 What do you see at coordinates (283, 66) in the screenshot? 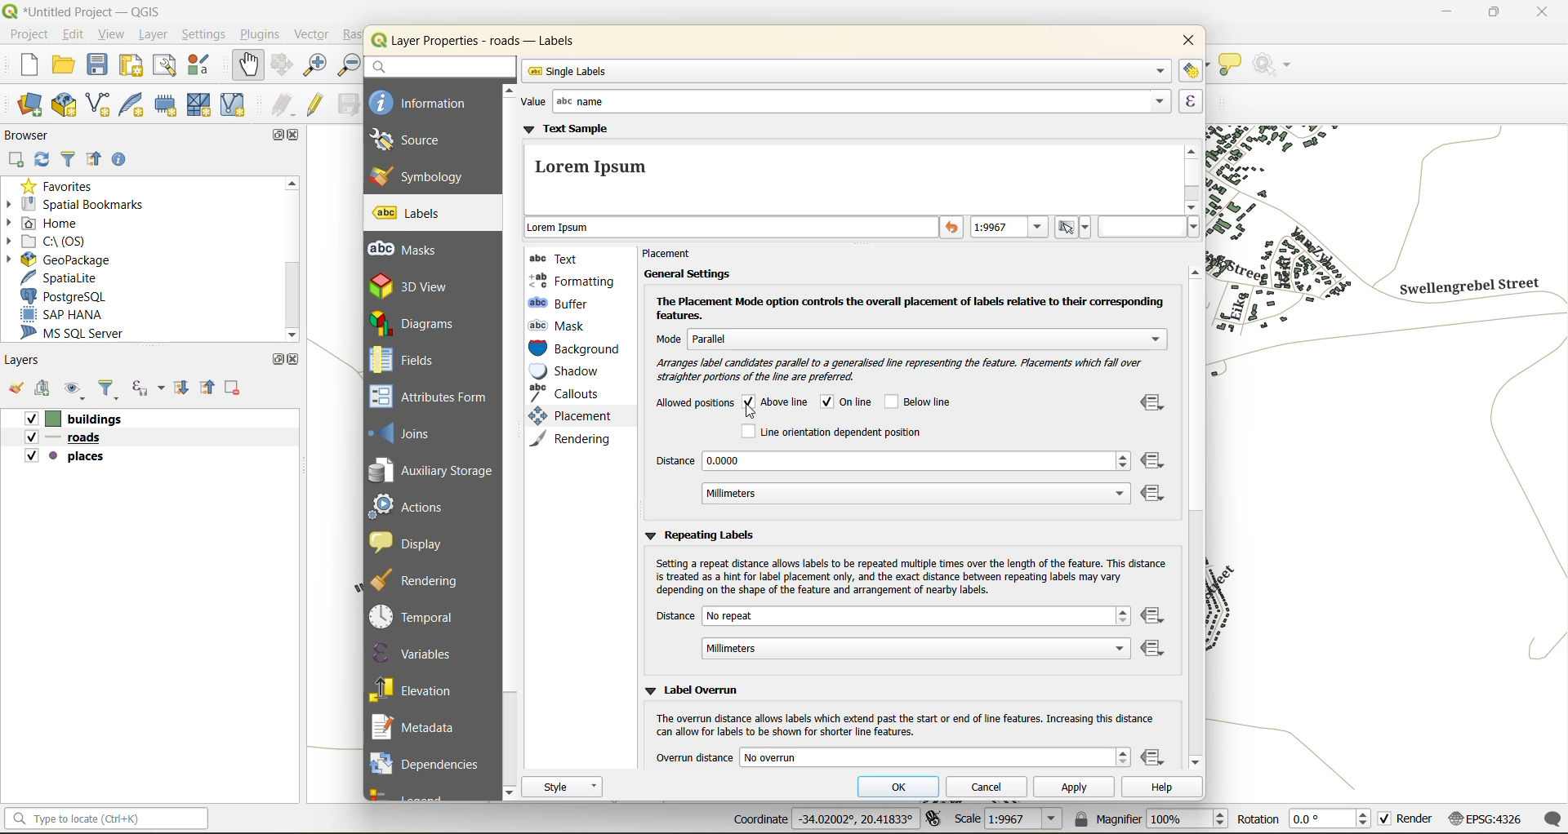
I see `pan to selection` at bounding box center [283, 66].